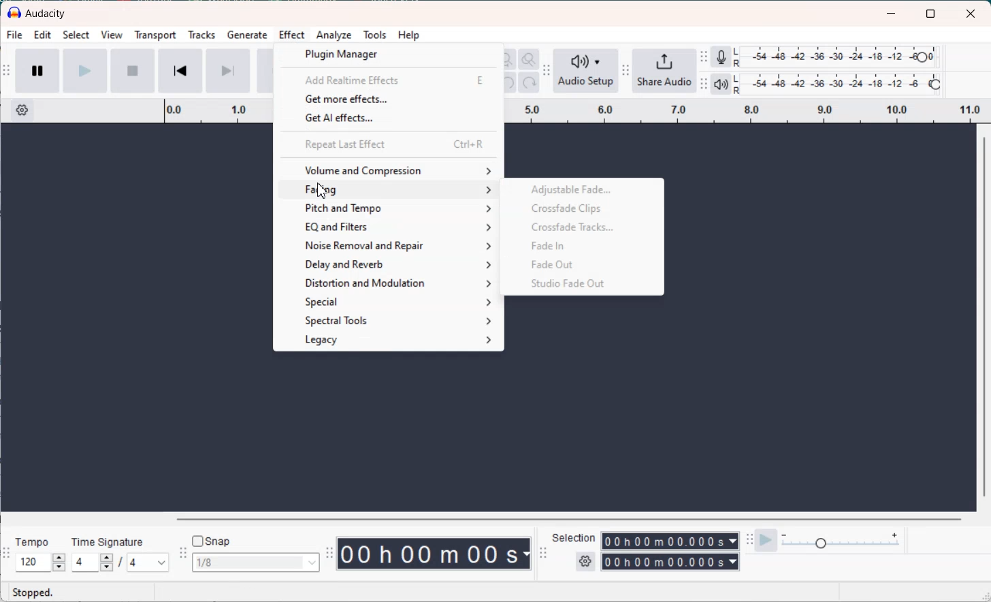 The height and width of the screenshot is (602, 991). I want to click on Tools, so click(374, 35).